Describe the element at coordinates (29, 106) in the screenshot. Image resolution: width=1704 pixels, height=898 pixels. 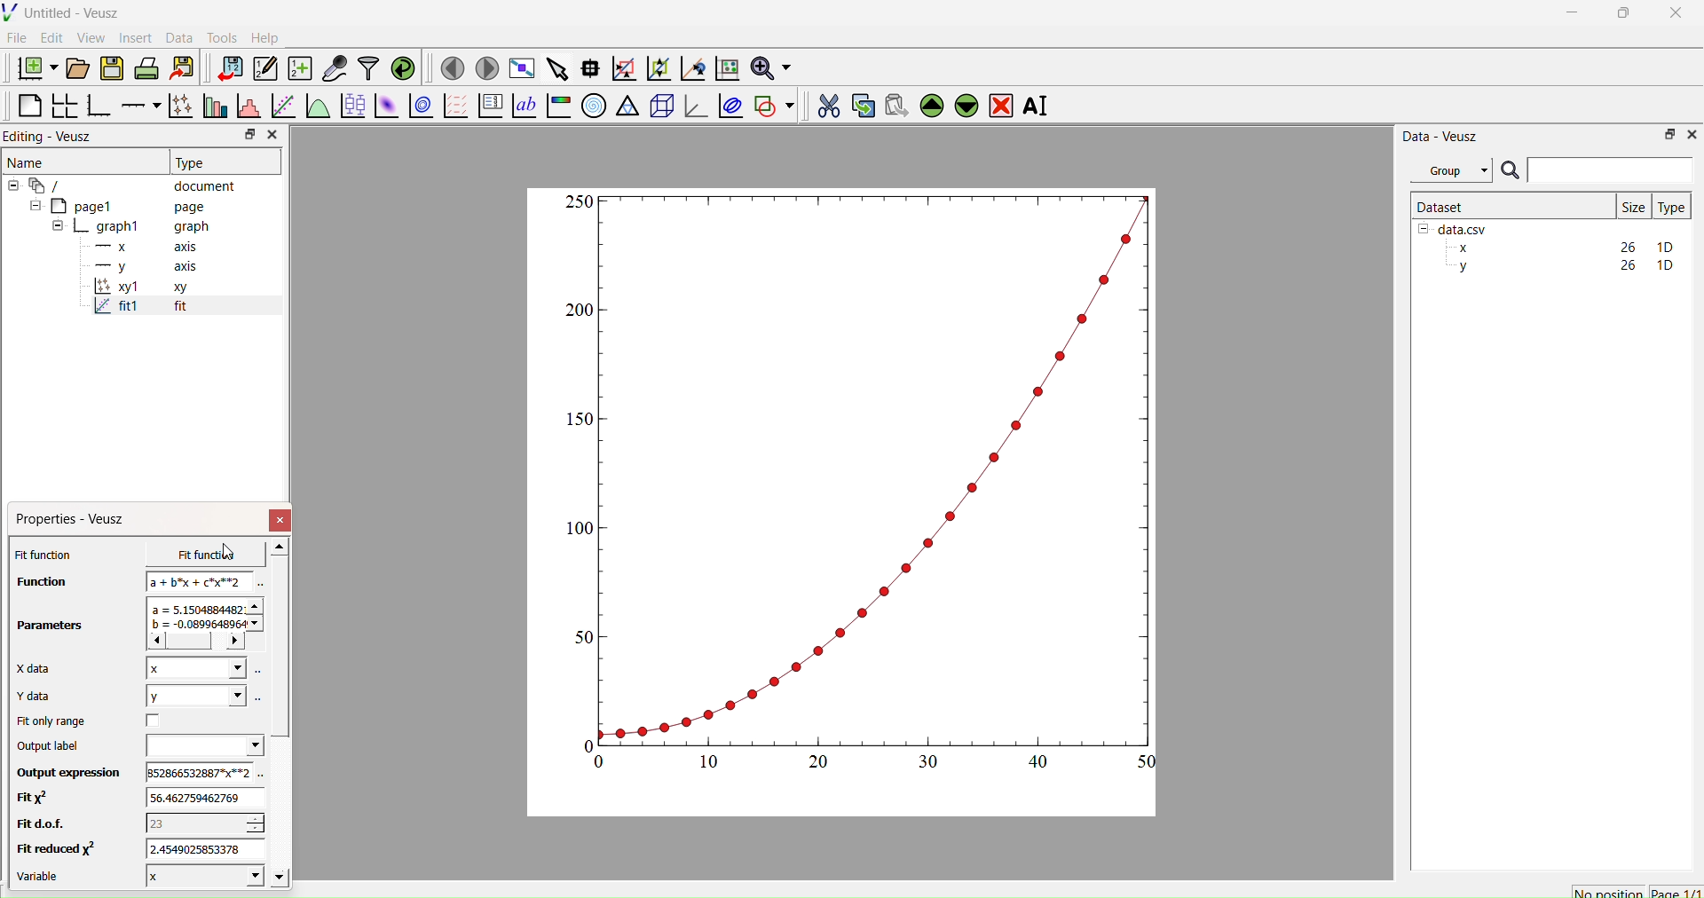
I see `Blank Page` at that location.